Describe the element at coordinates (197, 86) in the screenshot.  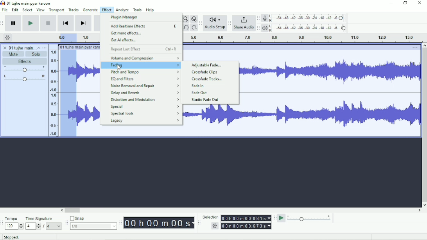
I see `Fade In` at that location.